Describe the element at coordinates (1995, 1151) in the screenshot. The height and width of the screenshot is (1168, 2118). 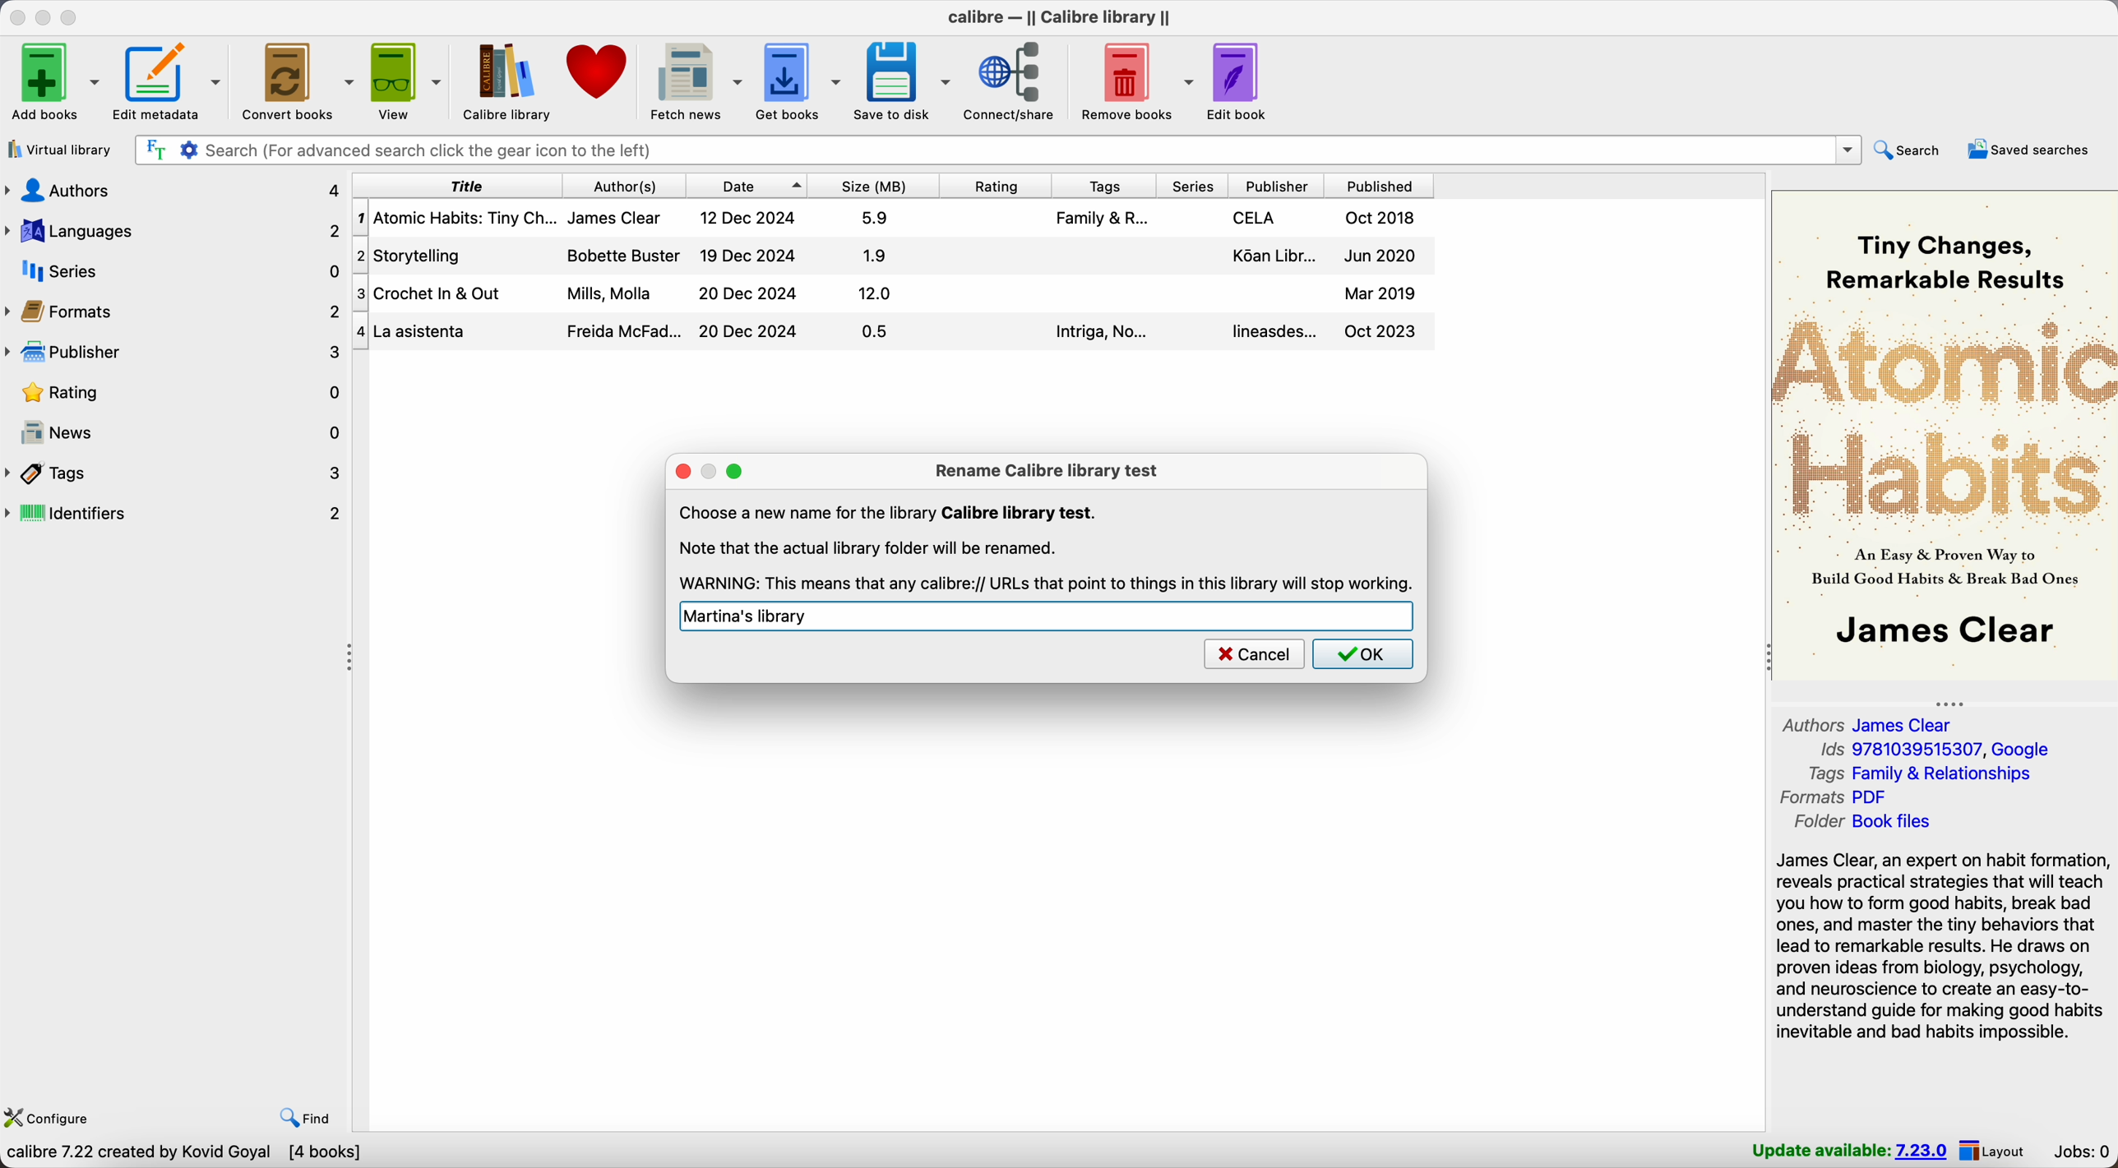
I see `layout` at that location.